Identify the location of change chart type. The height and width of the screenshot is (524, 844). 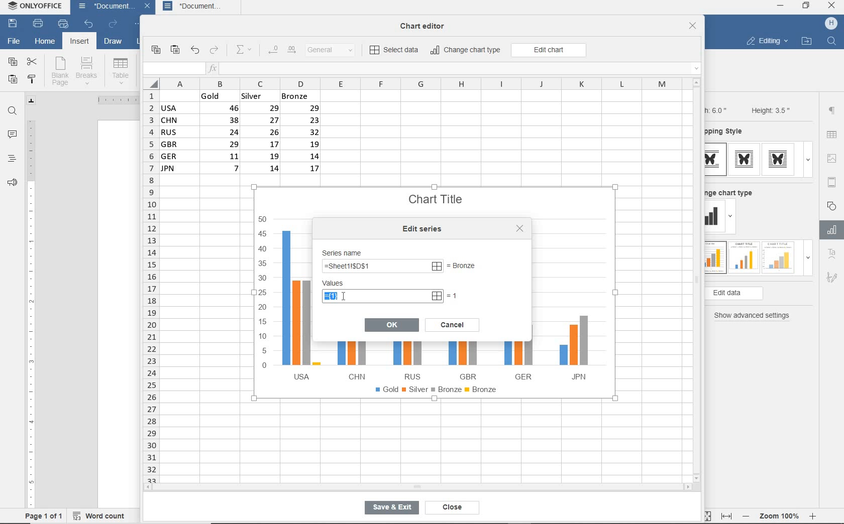
(466, 51).